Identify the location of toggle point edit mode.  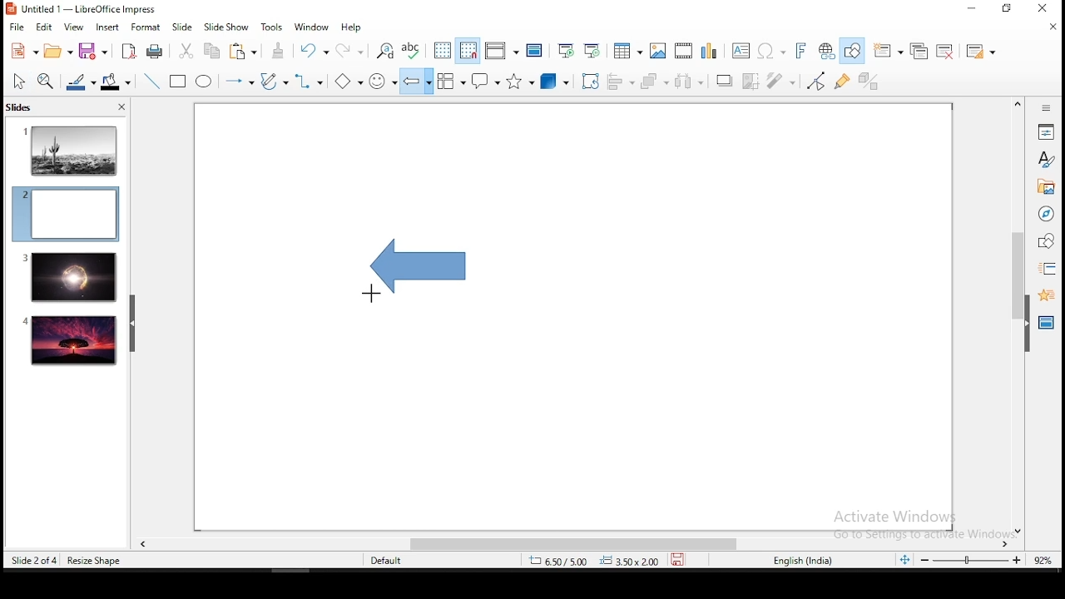
(816, 82).